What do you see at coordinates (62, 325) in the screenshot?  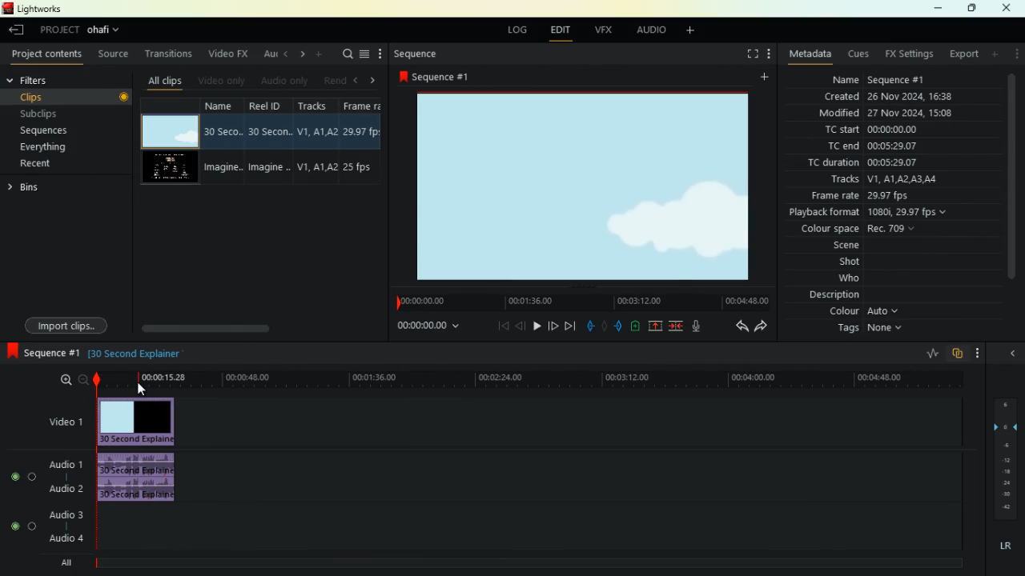 I see `import clips` at bounding box center [62, 325].